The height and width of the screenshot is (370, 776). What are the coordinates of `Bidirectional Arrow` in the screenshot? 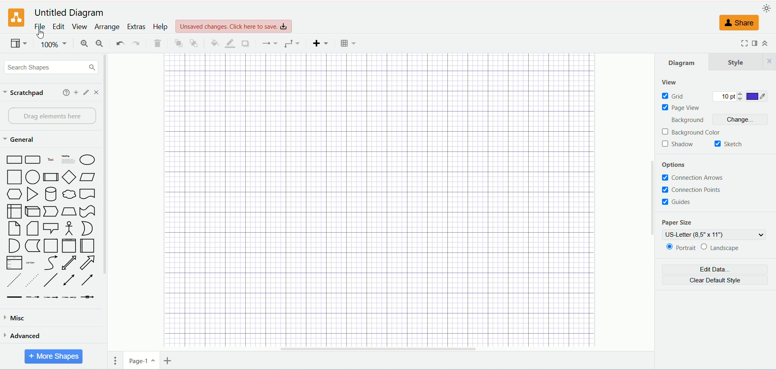 It's located at (69, 263).